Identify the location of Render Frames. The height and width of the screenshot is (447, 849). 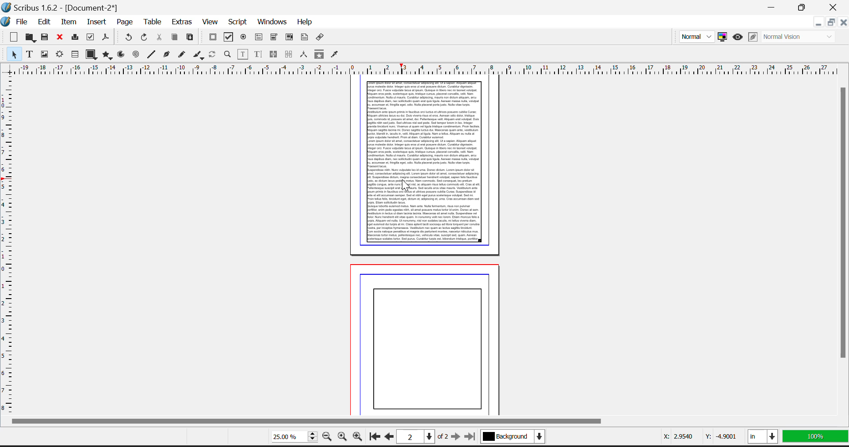
(61, 55).